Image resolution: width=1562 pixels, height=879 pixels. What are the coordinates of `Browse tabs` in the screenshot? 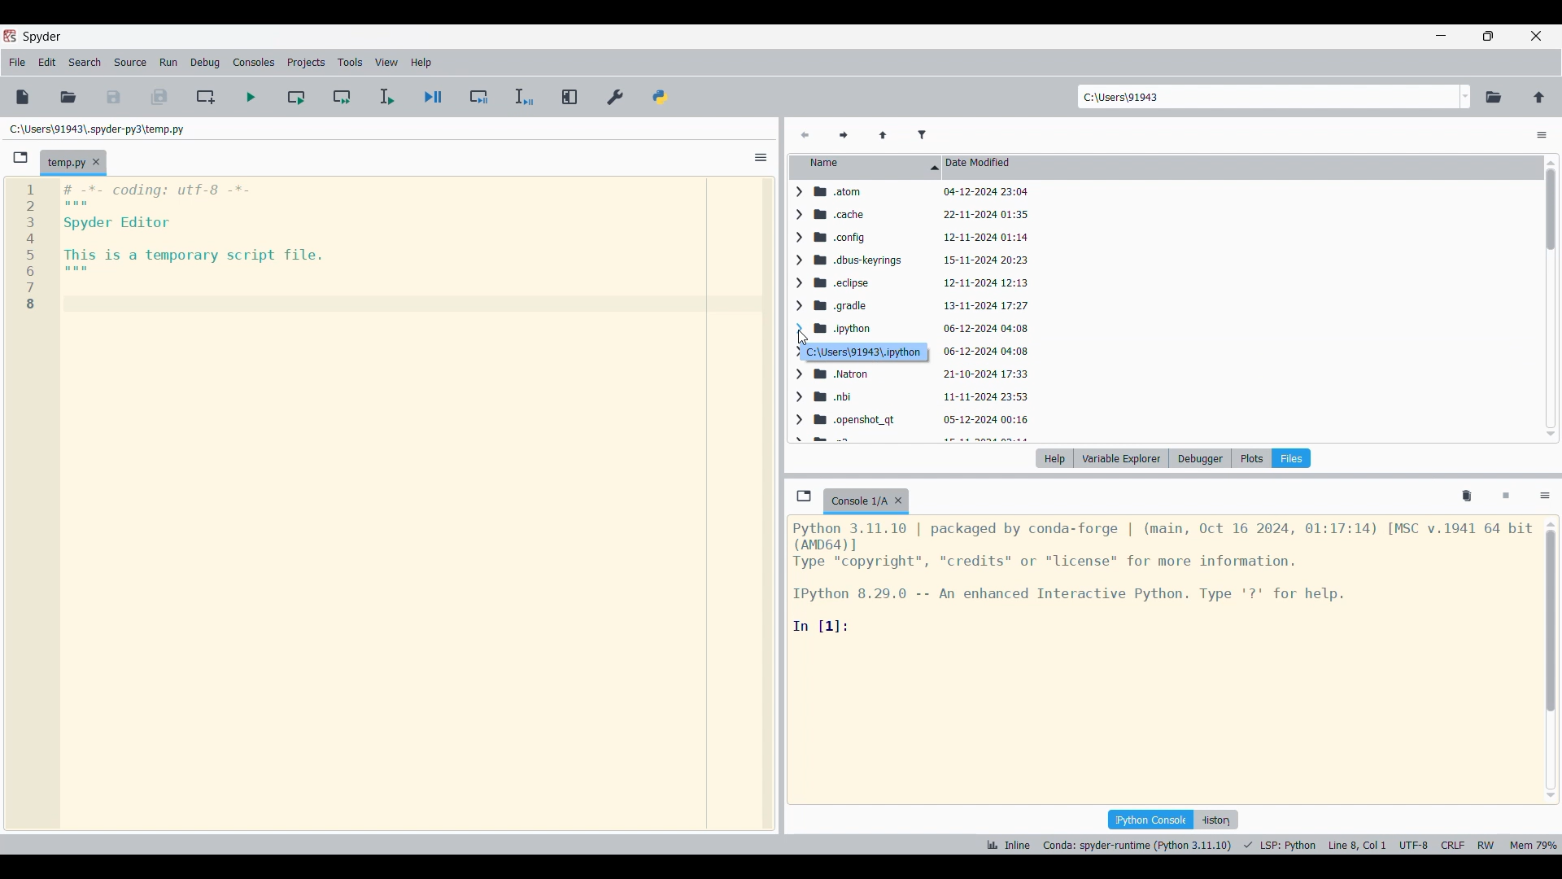 It's located at (804, 496).